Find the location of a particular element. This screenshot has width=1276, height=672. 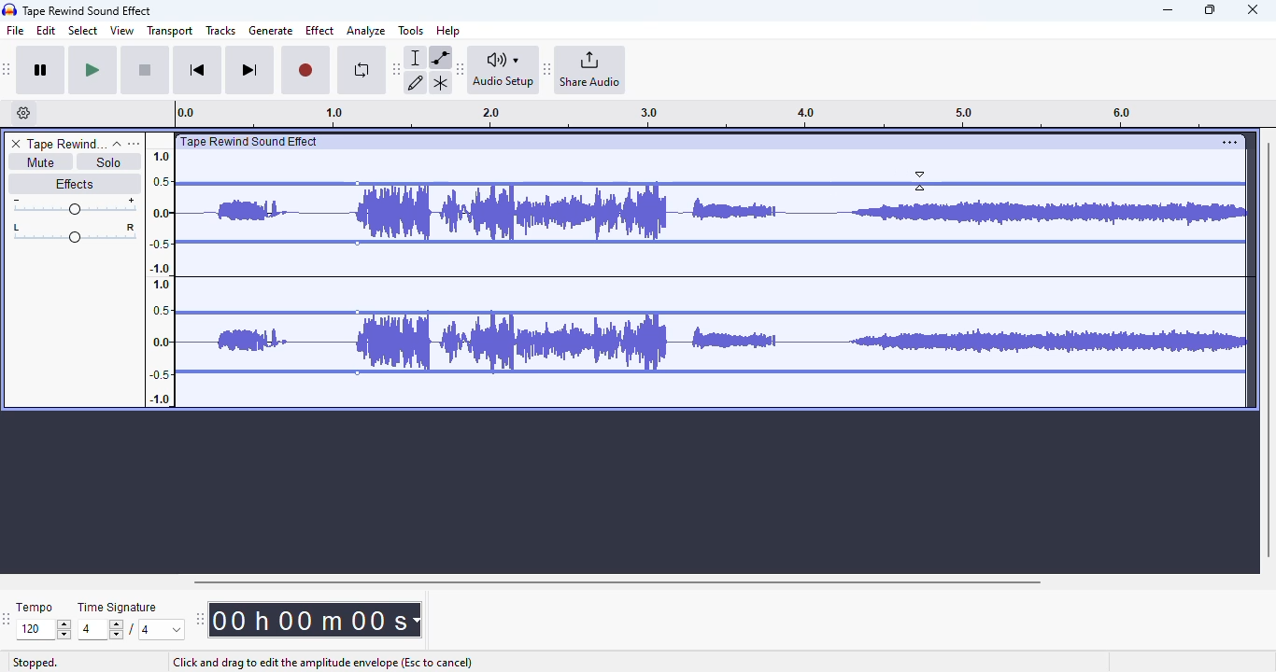

title is located at coordinates (88, 10).